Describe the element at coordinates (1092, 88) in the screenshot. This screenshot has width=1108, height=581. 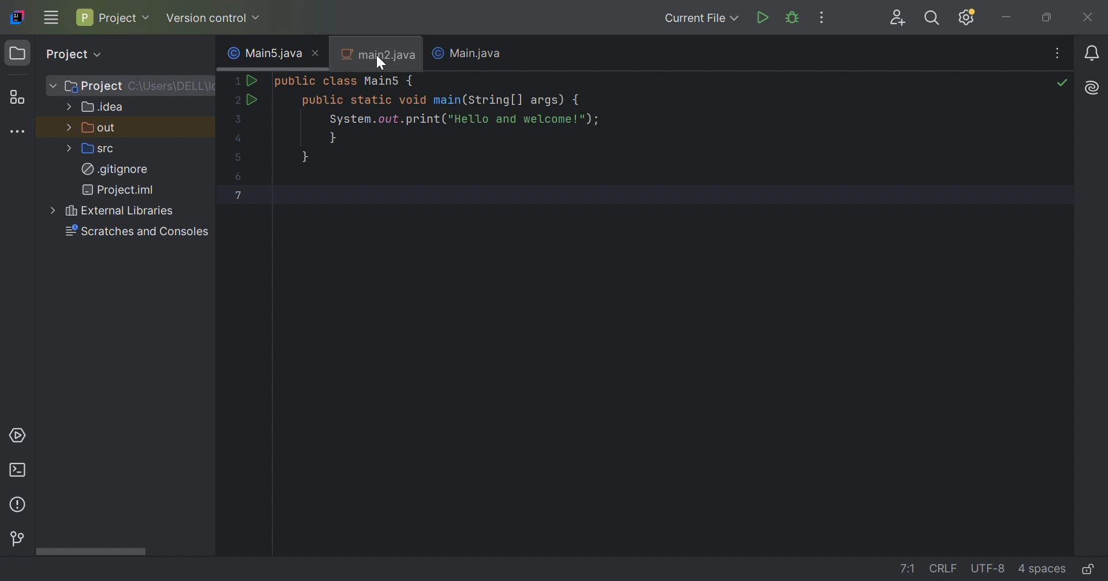
I see `AI Assistant` at that location.